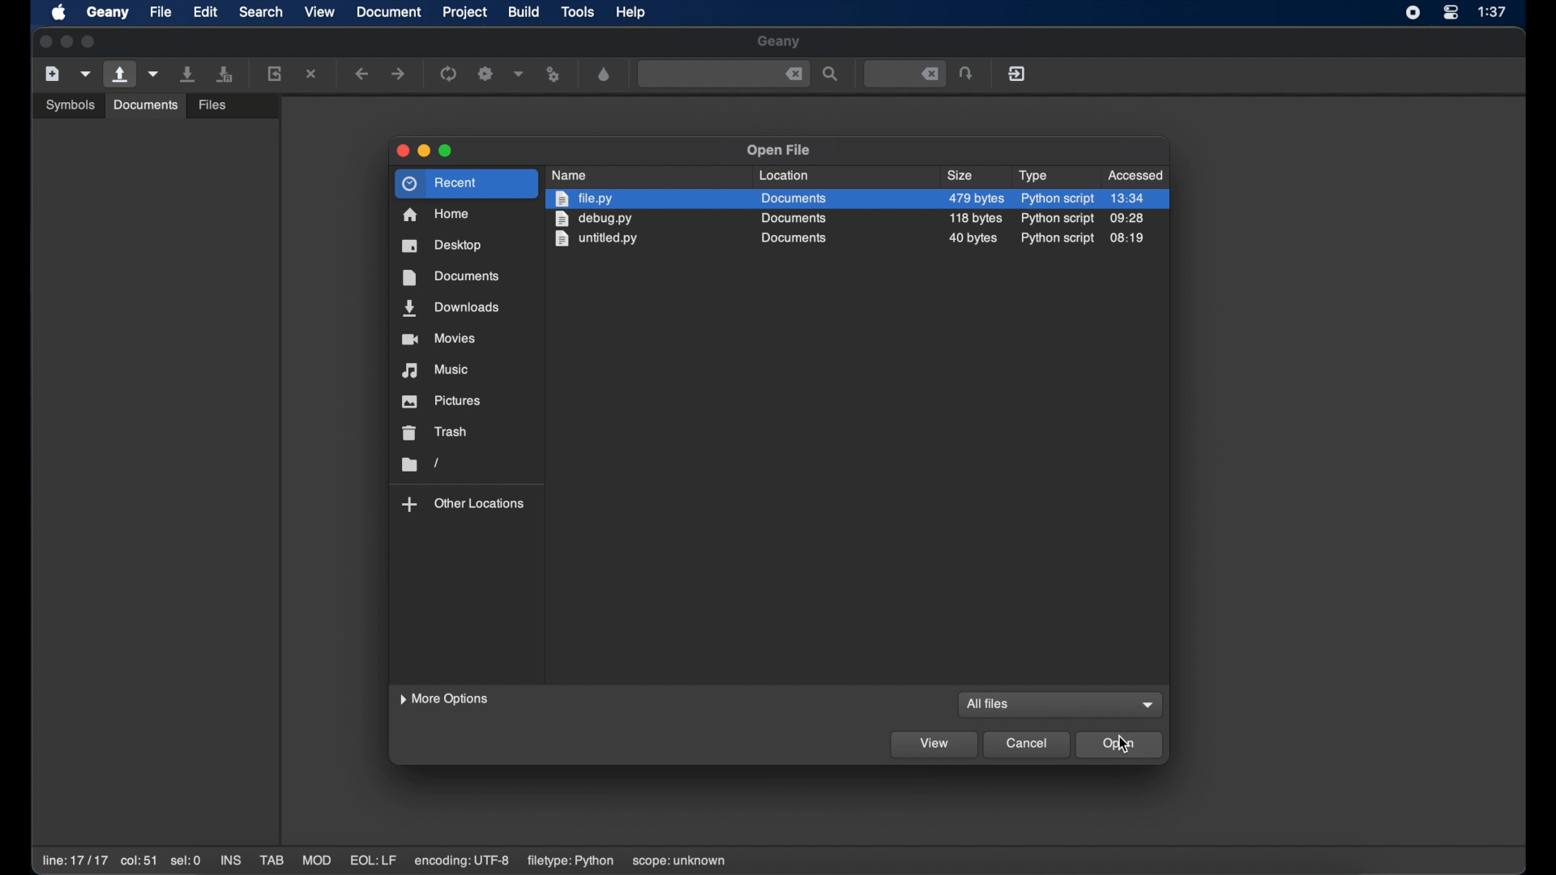  Describe the element at coordinates (1058, 239) in the screenshot. I see `python script` at that location.